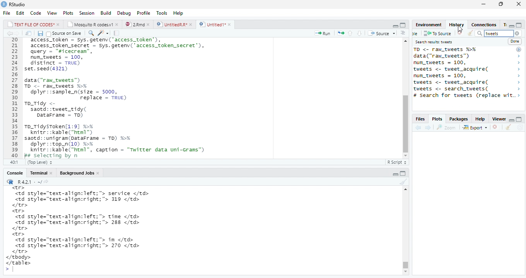 This screenshot has height=278, width=526. What do you see at coordinates (402, 182) in the screenshot?
I see `clear console` at bounding box center [402, 182].